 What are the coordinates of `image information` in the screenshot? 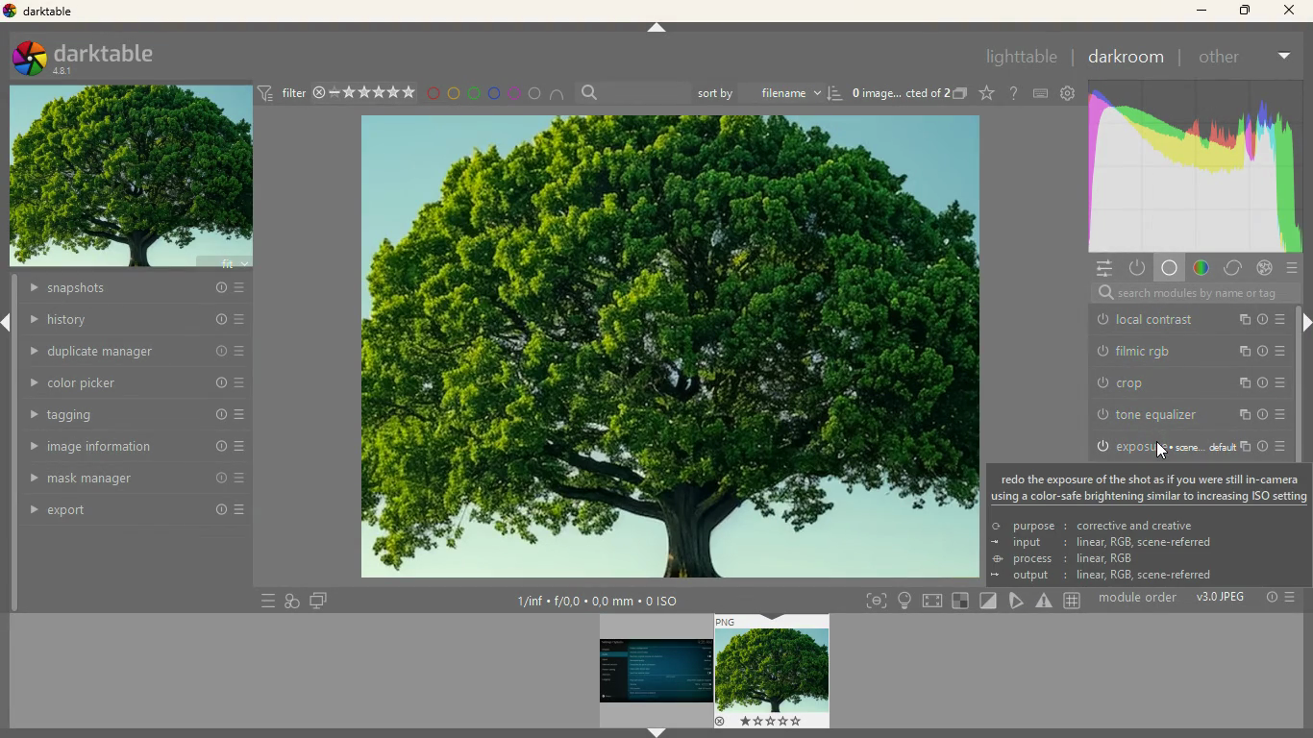 It's located at (602, 601).